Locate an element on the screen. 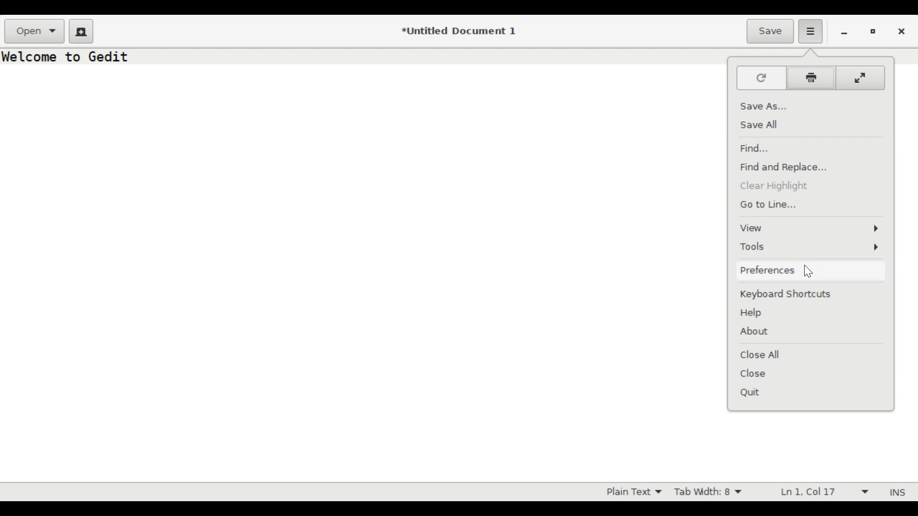 This screenshot has width=918, height=516. About is located at coordinates (757, 332).